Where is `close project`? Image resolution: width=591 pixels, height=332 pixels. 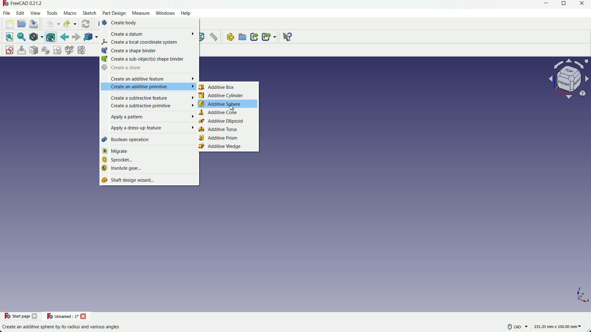
close project is located at coordinates (86, 317).